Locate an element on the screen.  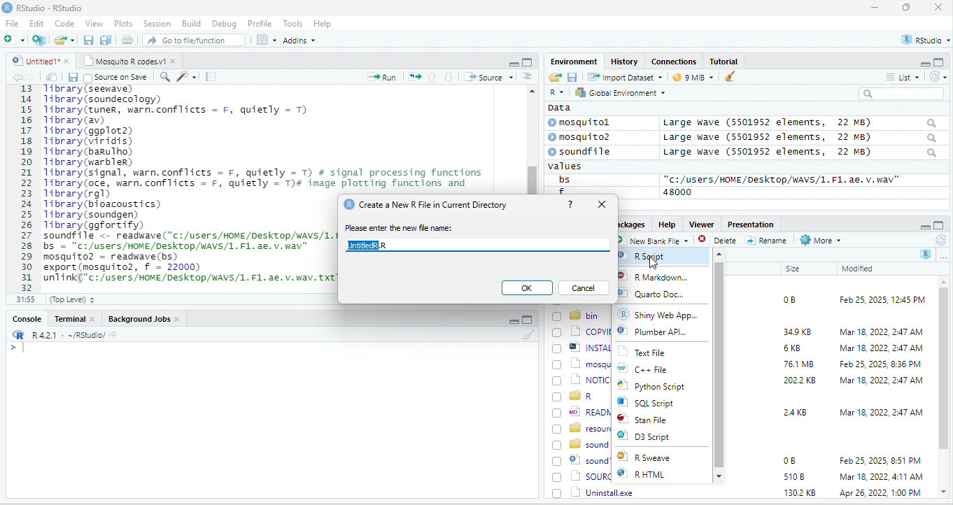
Packages is located at coordinates (630, 224).